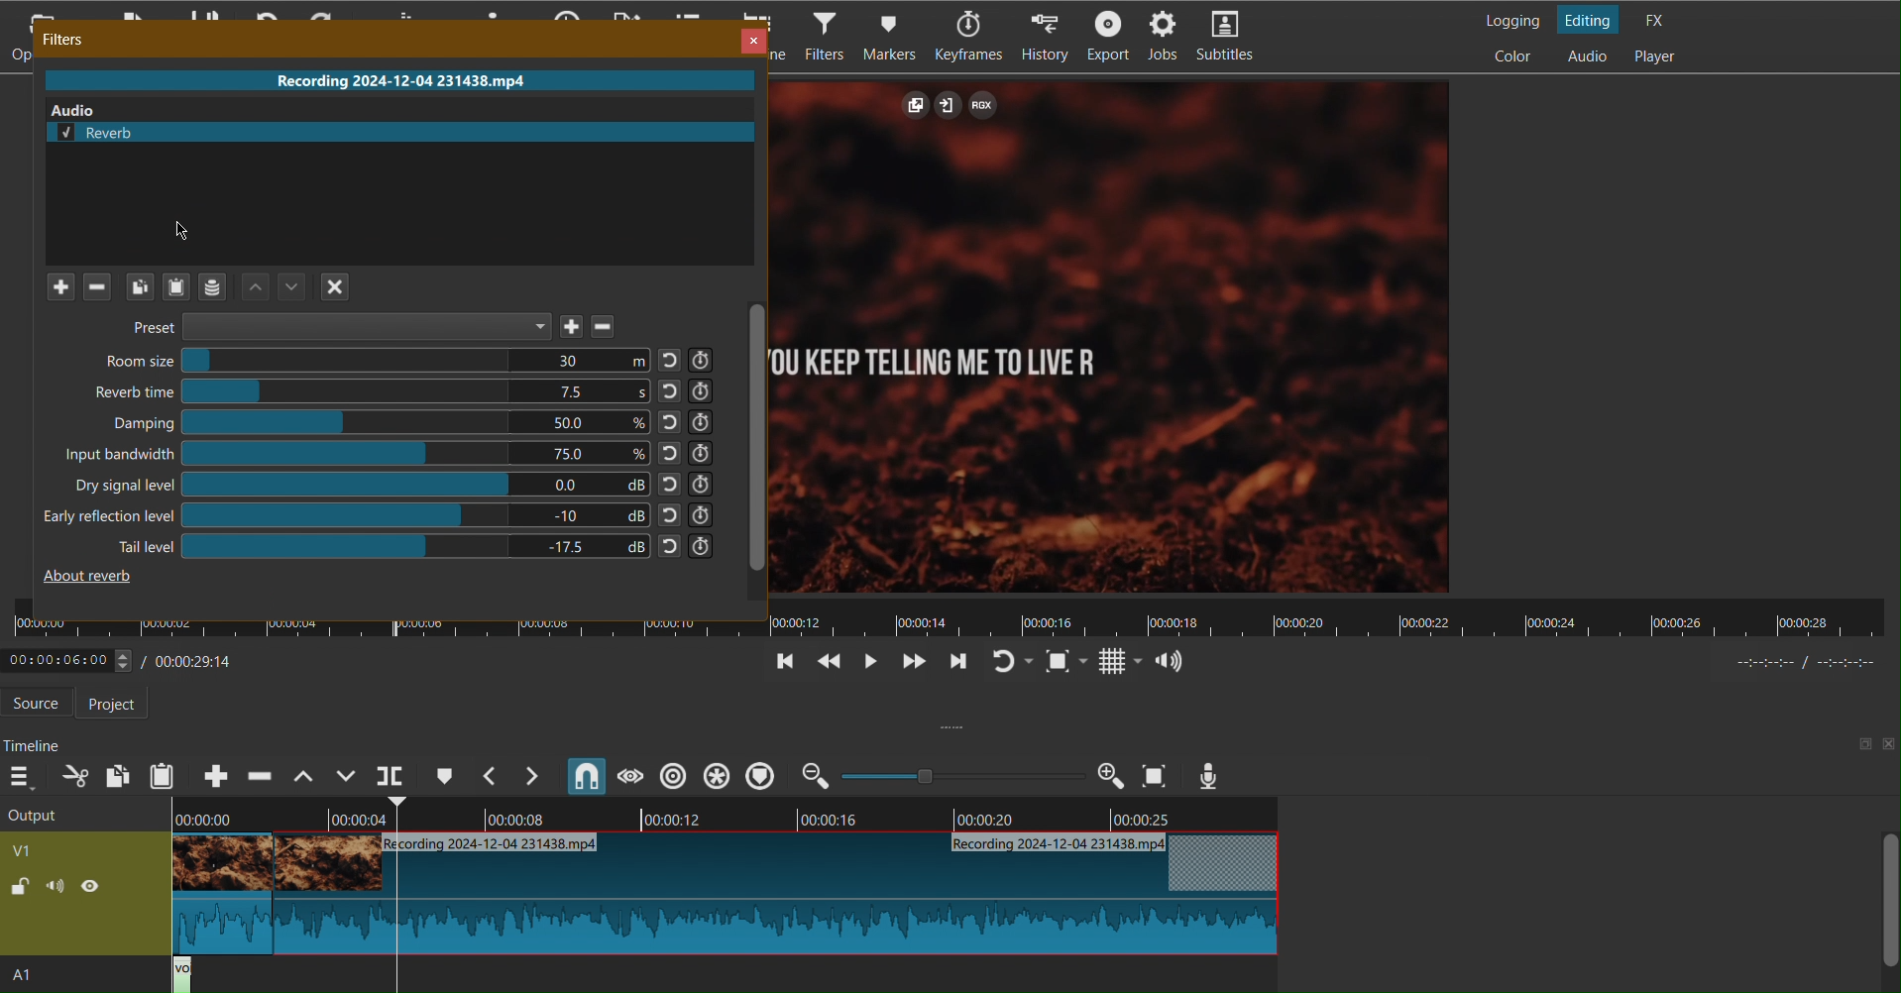 The image size is (1901, 993). I want to click on Timeline, so click(35, 739).